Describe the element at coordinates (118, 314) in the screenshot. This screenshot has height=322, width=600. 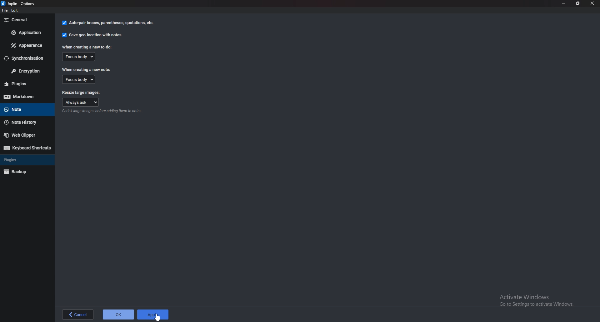
I see `ok` at that location.